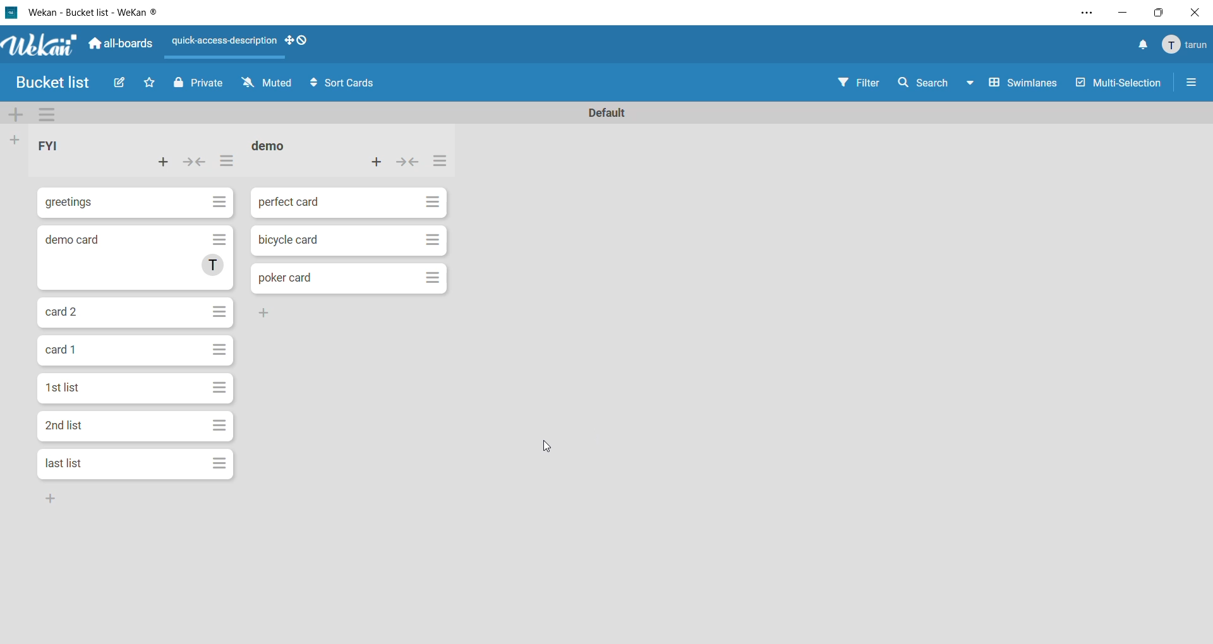 Image resolution: width=1213 pixels, height=644 pixels. I want to click on bicycle card, so click(348, 241).